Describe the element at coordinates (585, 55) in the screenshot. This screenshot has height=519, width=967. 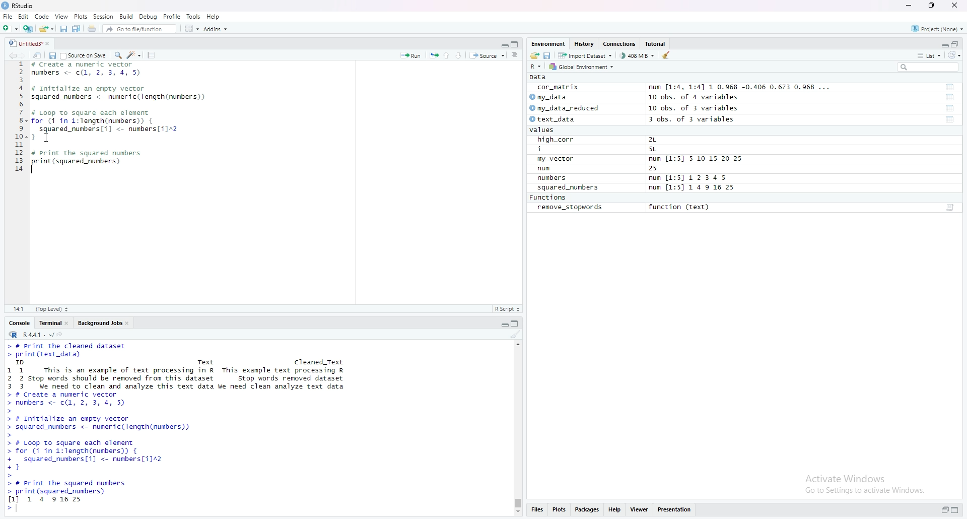
I see `Import Dataset` at that location.